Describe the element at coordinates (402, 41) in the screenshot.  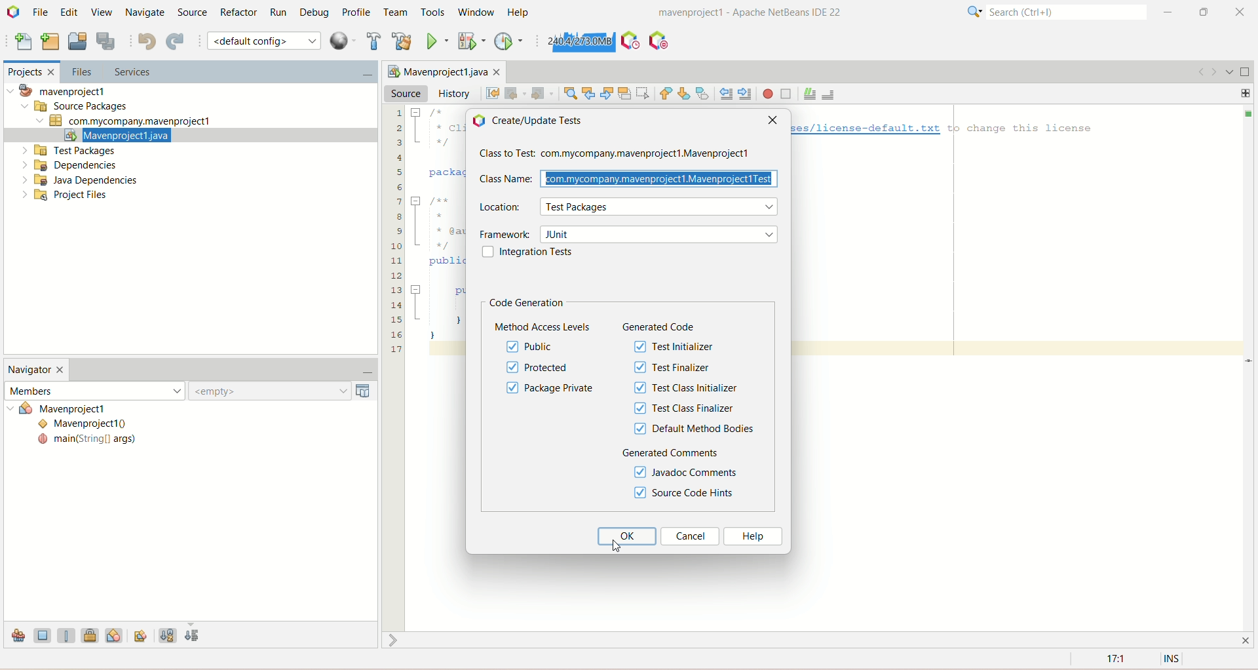
I see `clean and build project` at that location.